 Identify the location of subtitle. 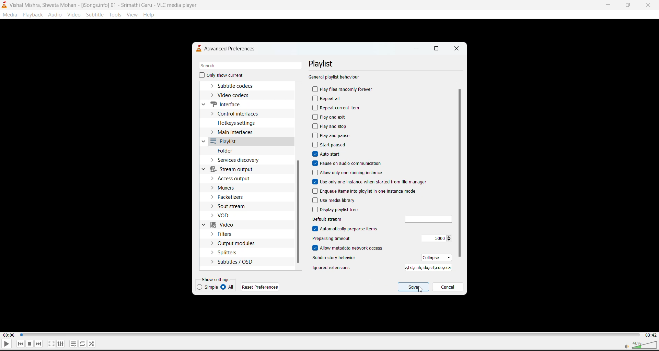
(95, 15).